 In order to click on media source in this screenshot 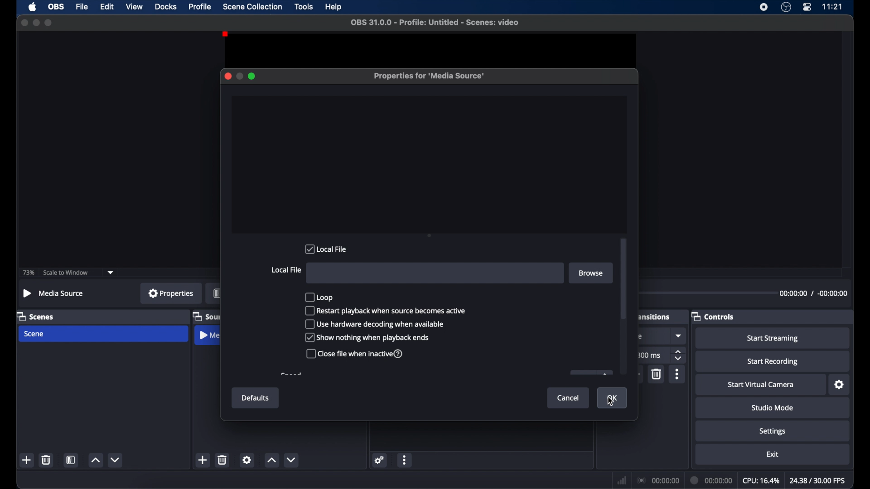, I will do `click(209, 335)`.